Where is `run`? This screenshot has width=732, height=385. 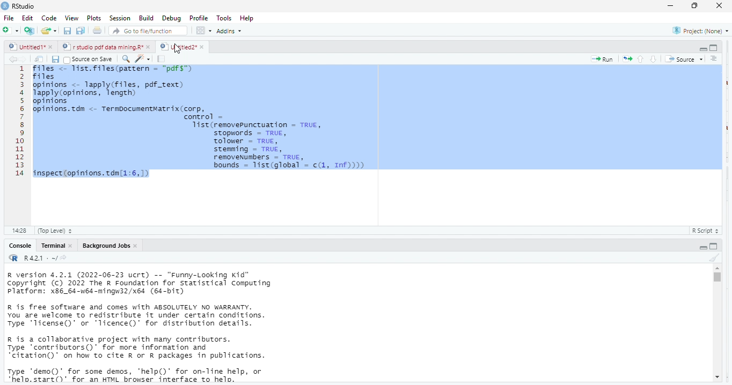 run is located at coordinates (602, 59).